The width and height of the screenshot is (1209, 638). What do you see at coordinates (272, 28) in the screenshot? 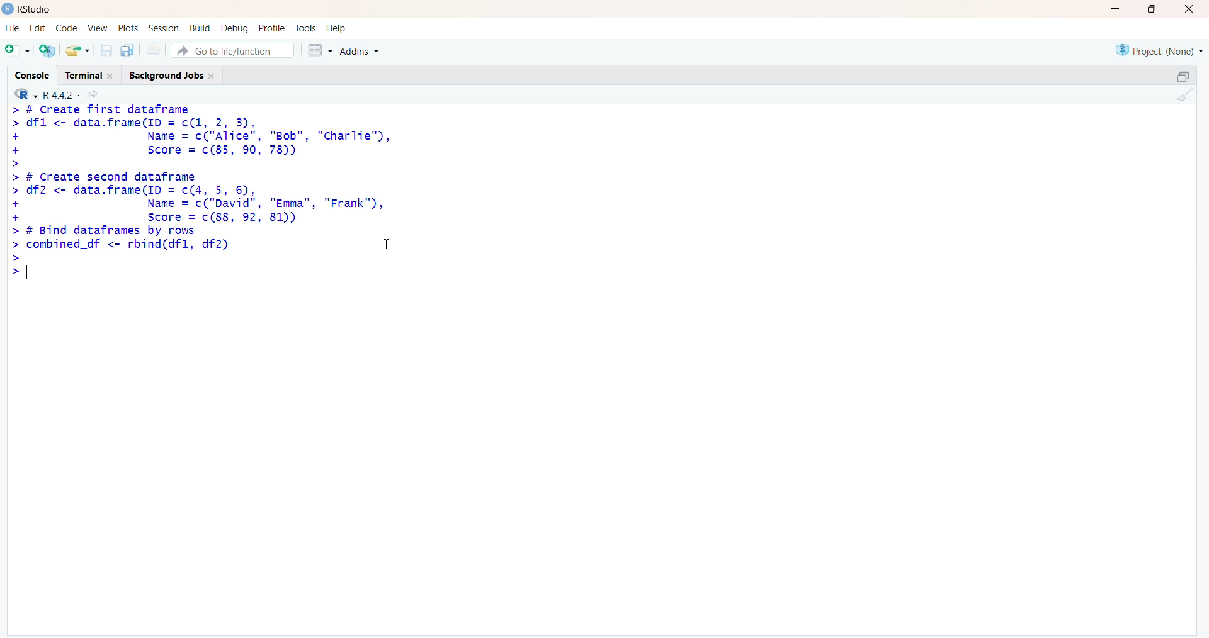
I see `Profile` at bounding box center [272, 28].